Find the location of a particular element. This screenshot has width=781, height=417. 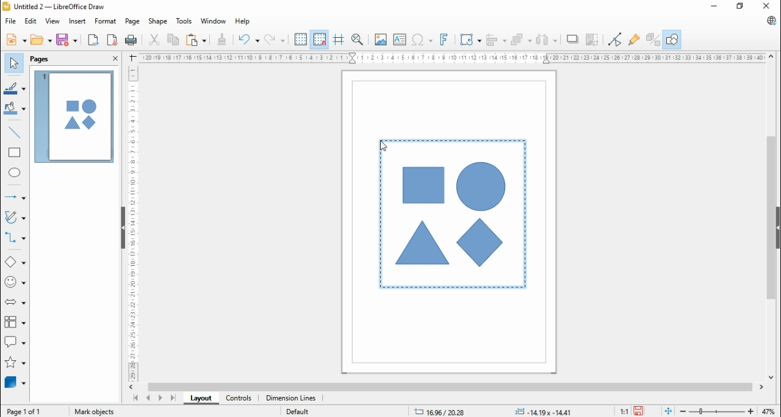

clone formattings is located at coordinates (221, 40).